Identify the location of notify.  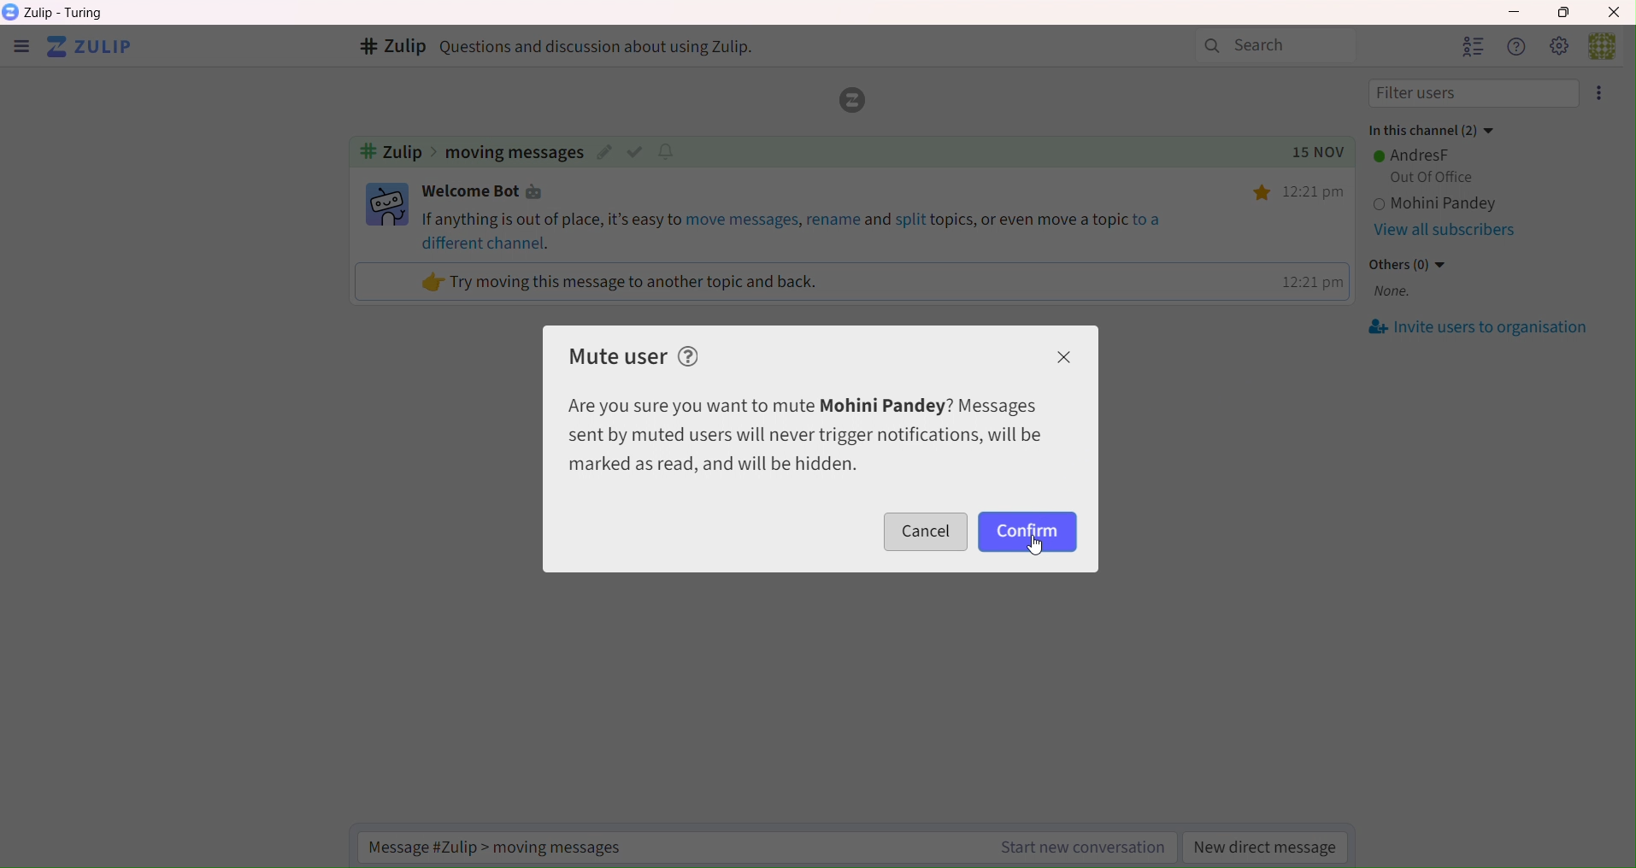
(669, 150).